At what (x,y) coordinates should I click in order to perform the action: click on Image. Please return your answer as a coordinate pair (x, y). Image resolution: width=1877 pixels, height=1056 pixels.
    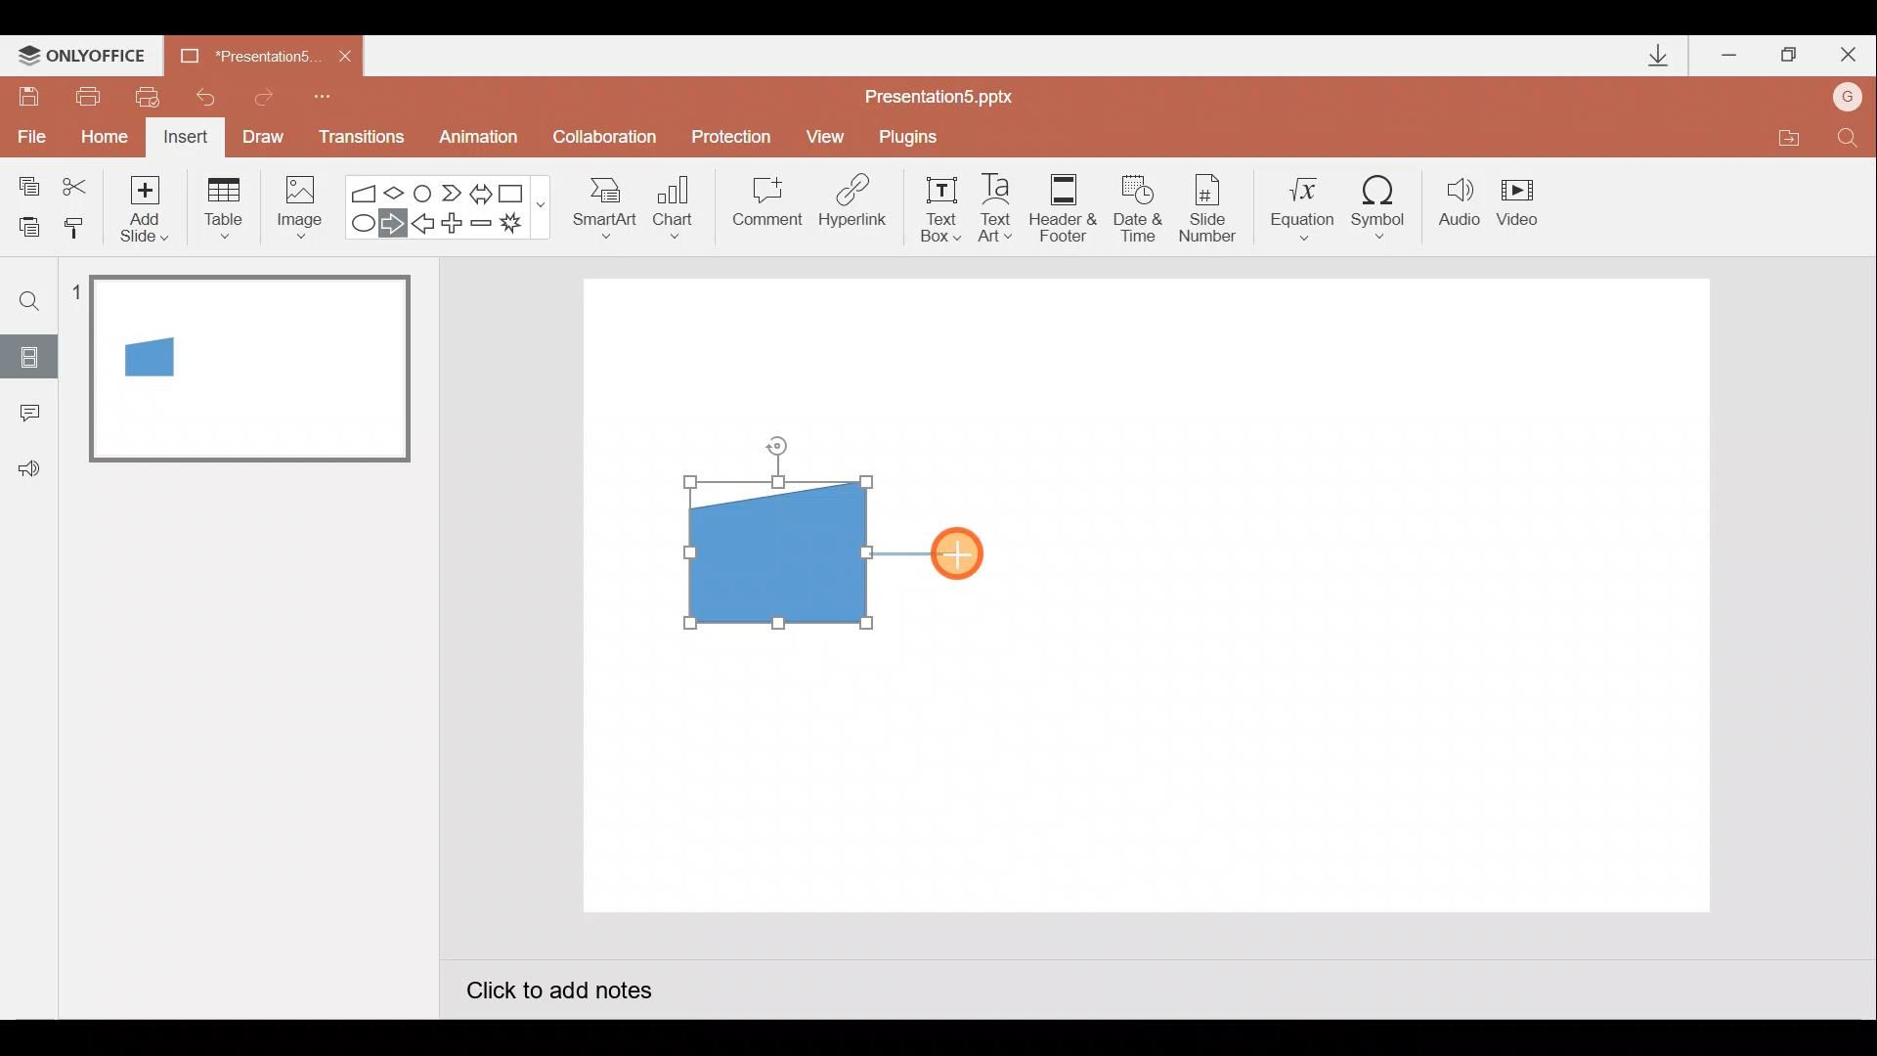
    Looking at the image, I should click on (294, 206).